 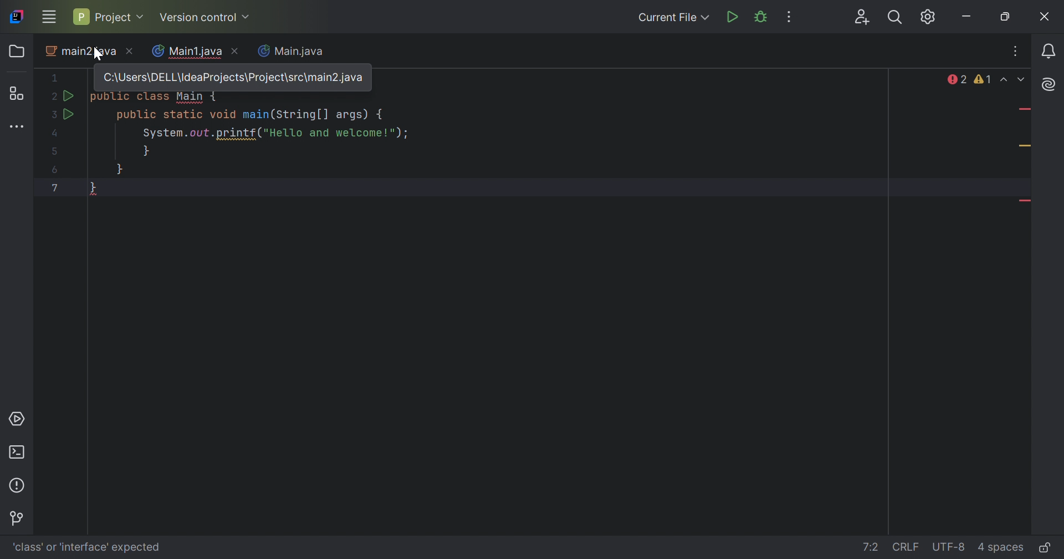 What do you see at coordinates (969, 17) in the screenshot?
I see `Minimize` at bounding box center [969, 17].